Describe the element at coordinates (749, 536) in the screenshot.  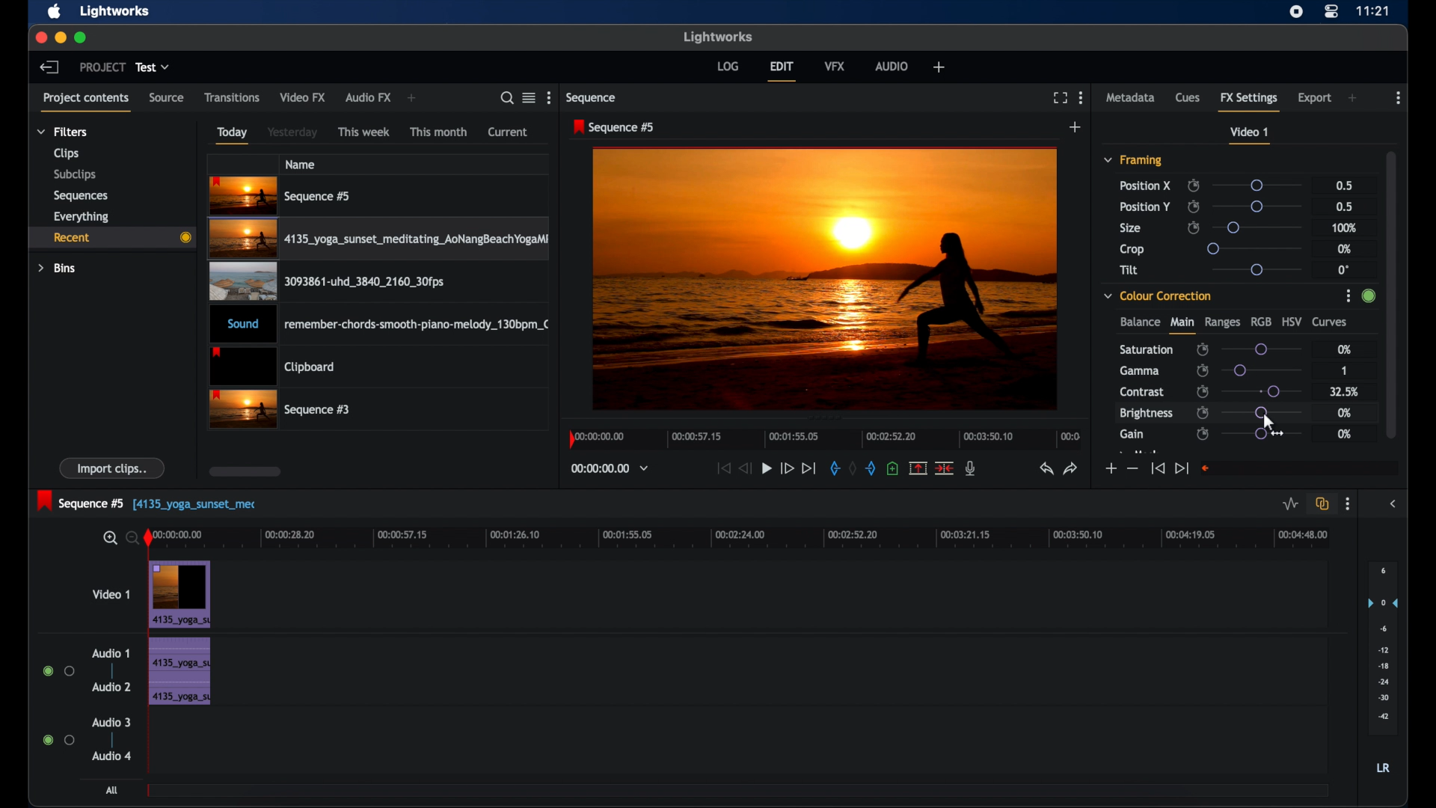
I see `timeline scale` at that location.